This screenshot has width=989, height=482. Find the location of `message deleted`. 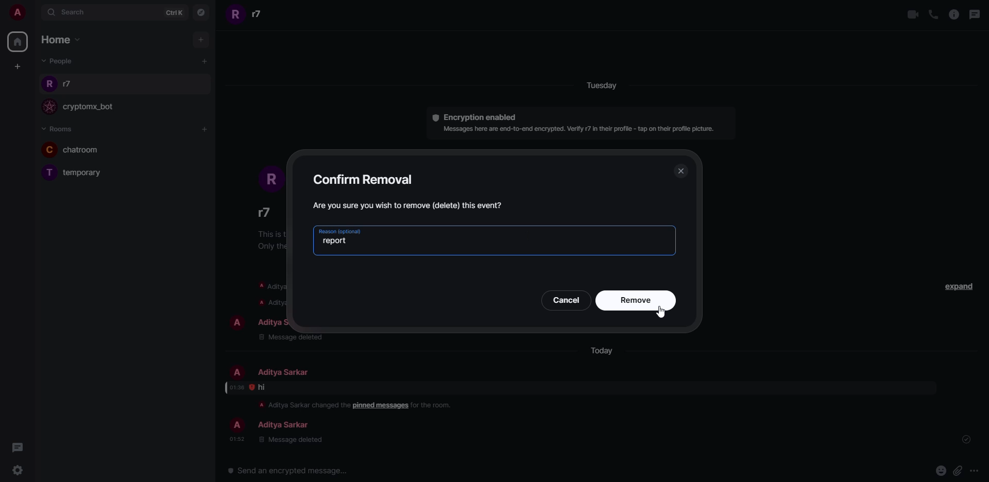

message deleted is located at coordinates (290, 440).